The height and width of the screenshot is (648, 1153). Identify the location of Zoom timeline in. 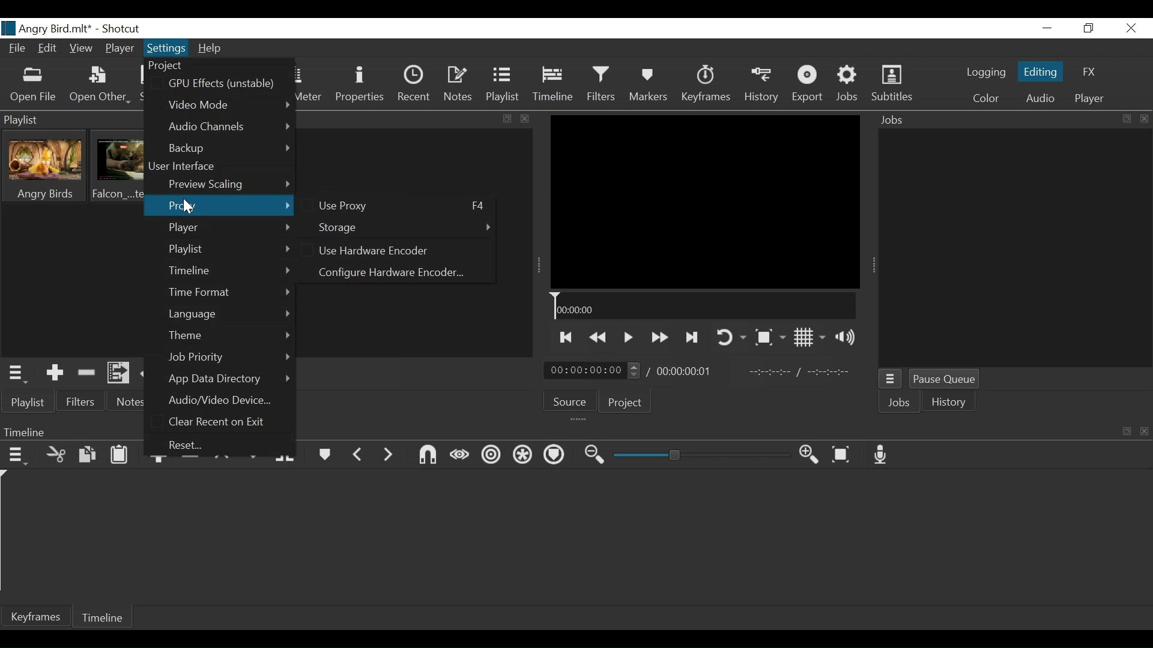
(806, 454).